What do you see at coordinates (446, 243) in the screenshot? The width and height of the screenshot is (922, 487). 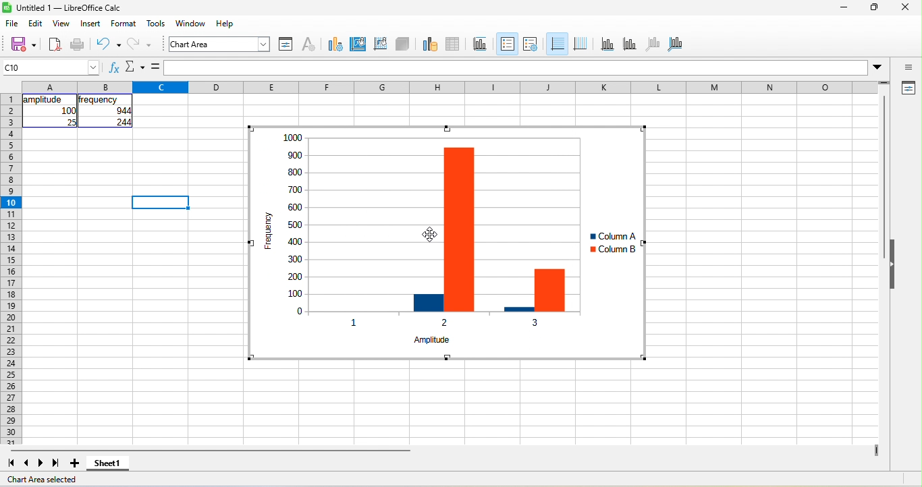 I see `Column chart with X and Y axis titled` at bounding box center [446, 243].